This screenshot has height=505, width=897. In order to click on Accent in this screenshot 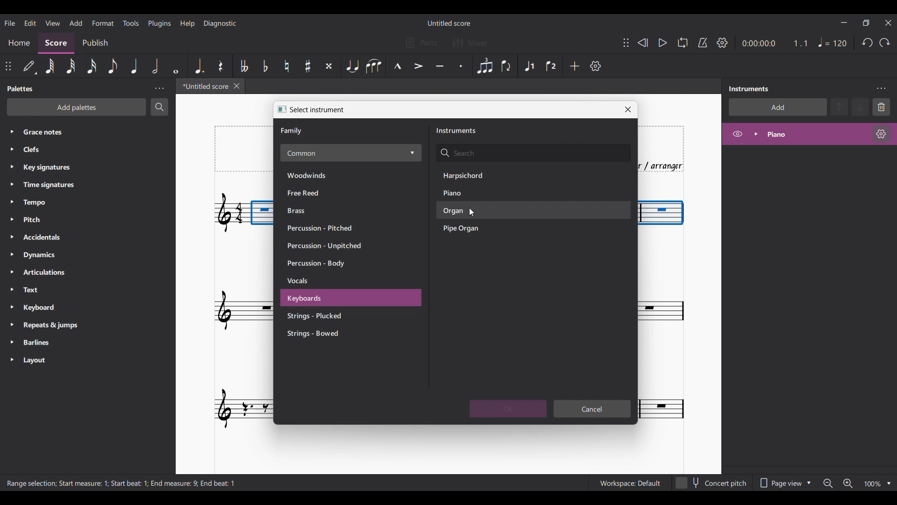, I will do `click(418, 66)`.